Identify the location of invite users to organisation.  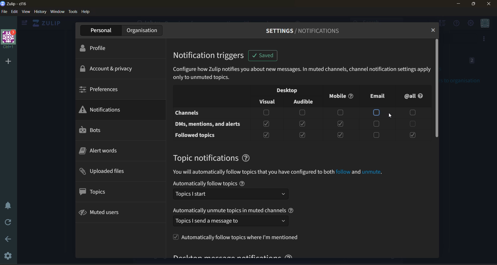
(484, 39).